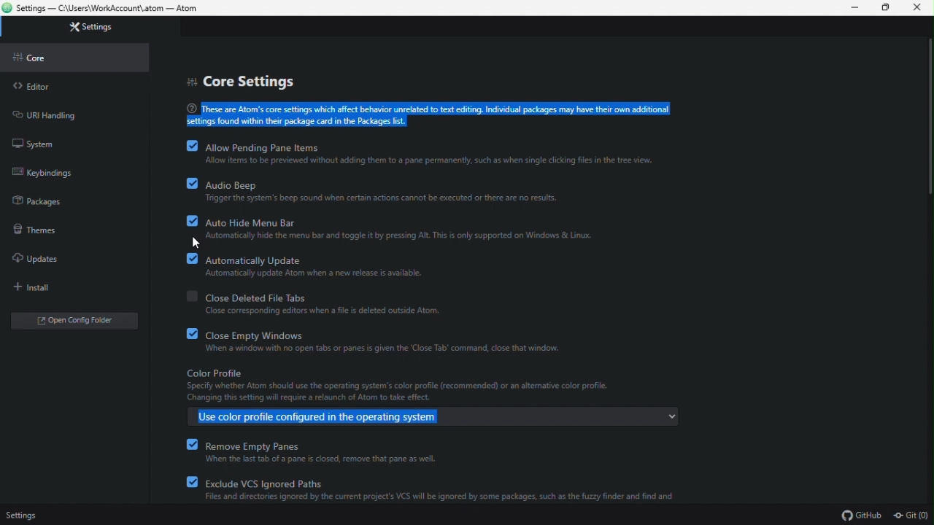  Describe the element at coordinates (33, 516) in the screenshot. I see `settings` at that location.